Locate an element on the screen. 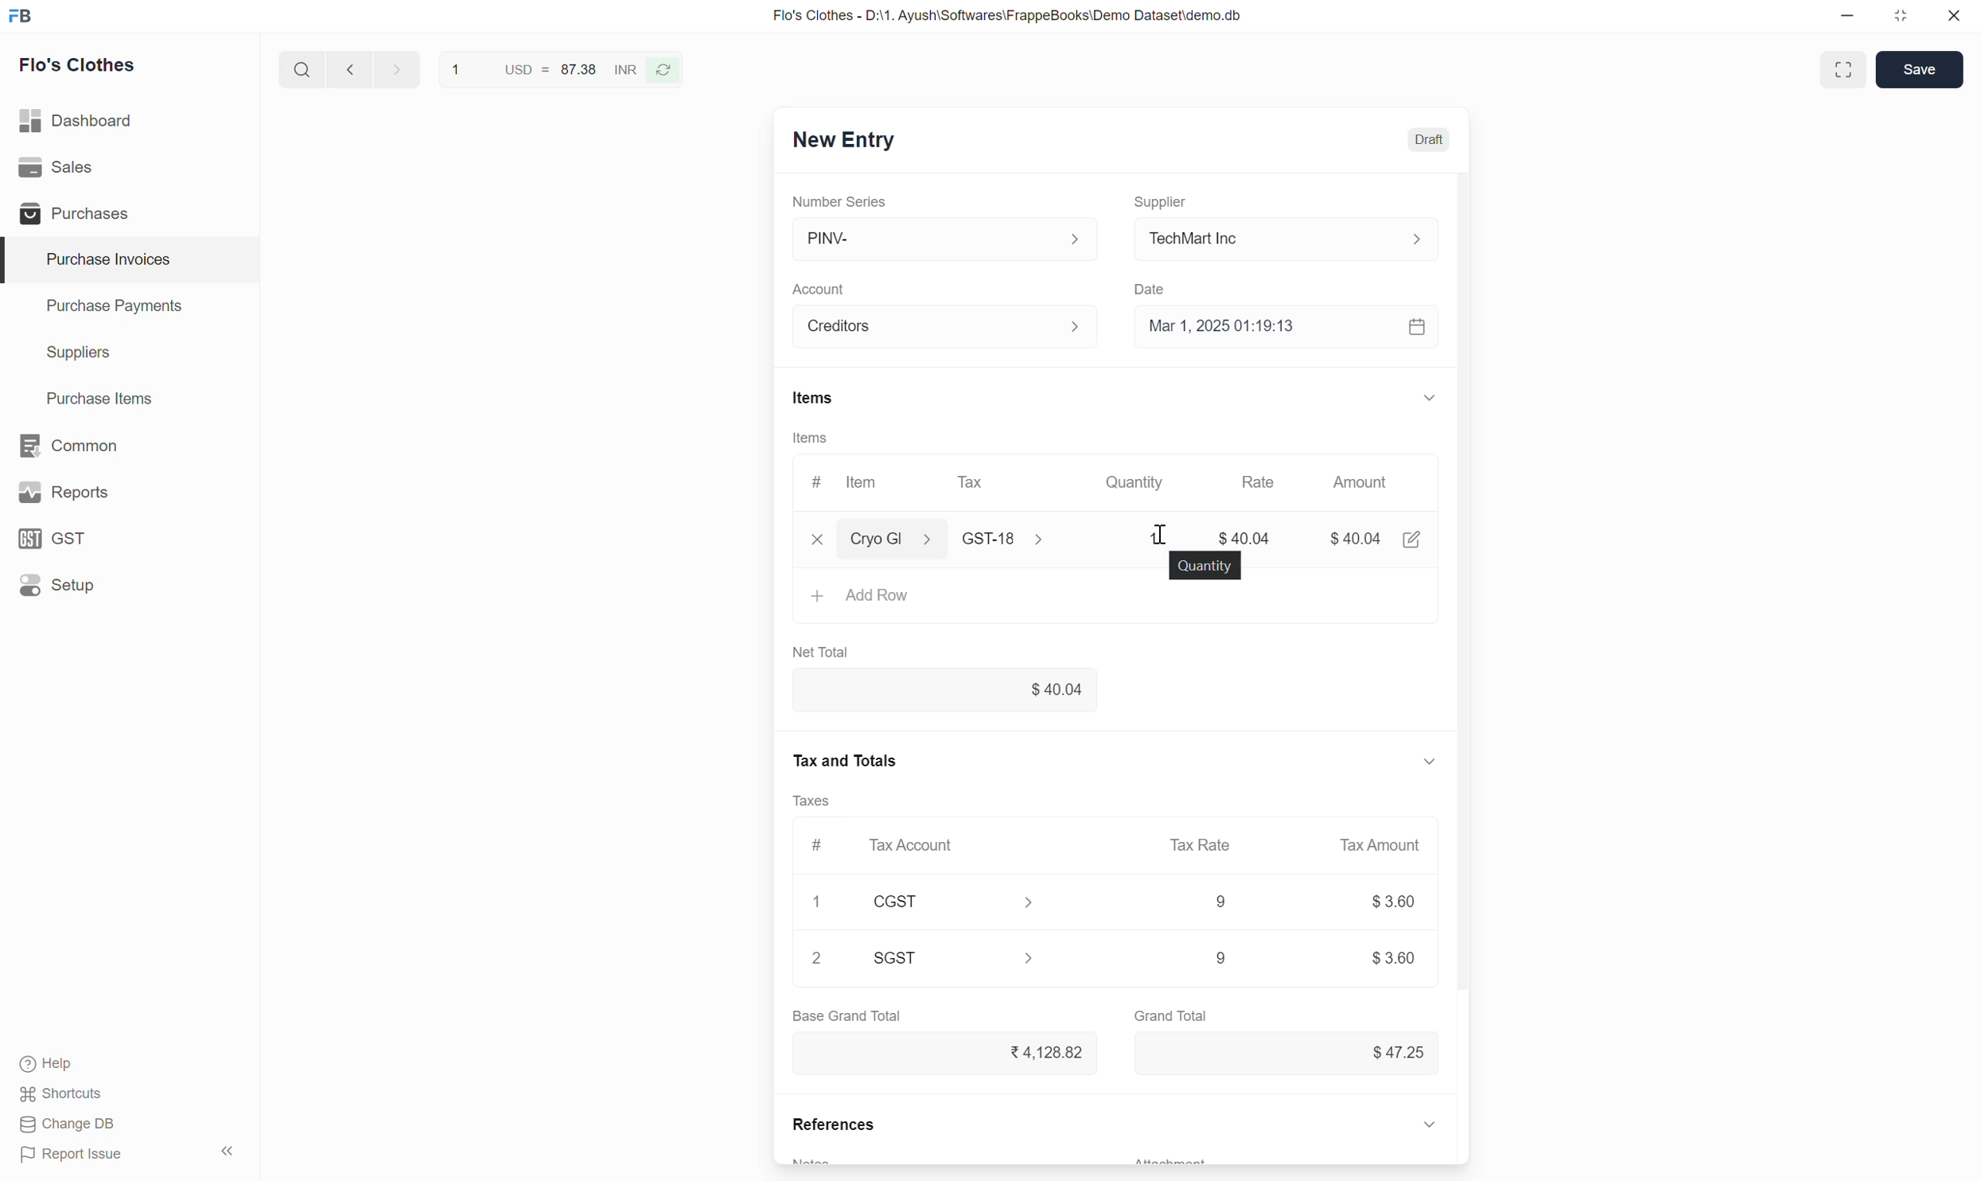 This screenshot has height=1181, width=1981. Report issue is located at coordinates (77, 1157).